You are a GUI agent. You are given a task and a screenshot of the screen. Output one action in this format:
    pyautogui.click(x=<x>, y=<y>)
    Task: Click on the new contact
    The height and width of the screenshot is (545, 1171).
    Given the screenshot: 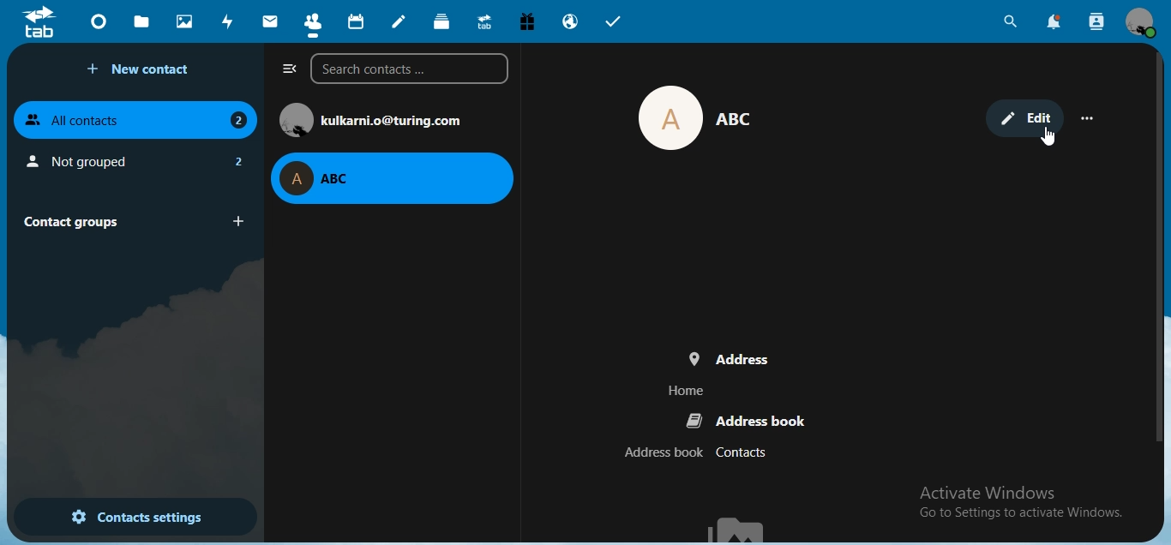 What is the action you would take?
    pyautogui.click(x=141, y=69)
    